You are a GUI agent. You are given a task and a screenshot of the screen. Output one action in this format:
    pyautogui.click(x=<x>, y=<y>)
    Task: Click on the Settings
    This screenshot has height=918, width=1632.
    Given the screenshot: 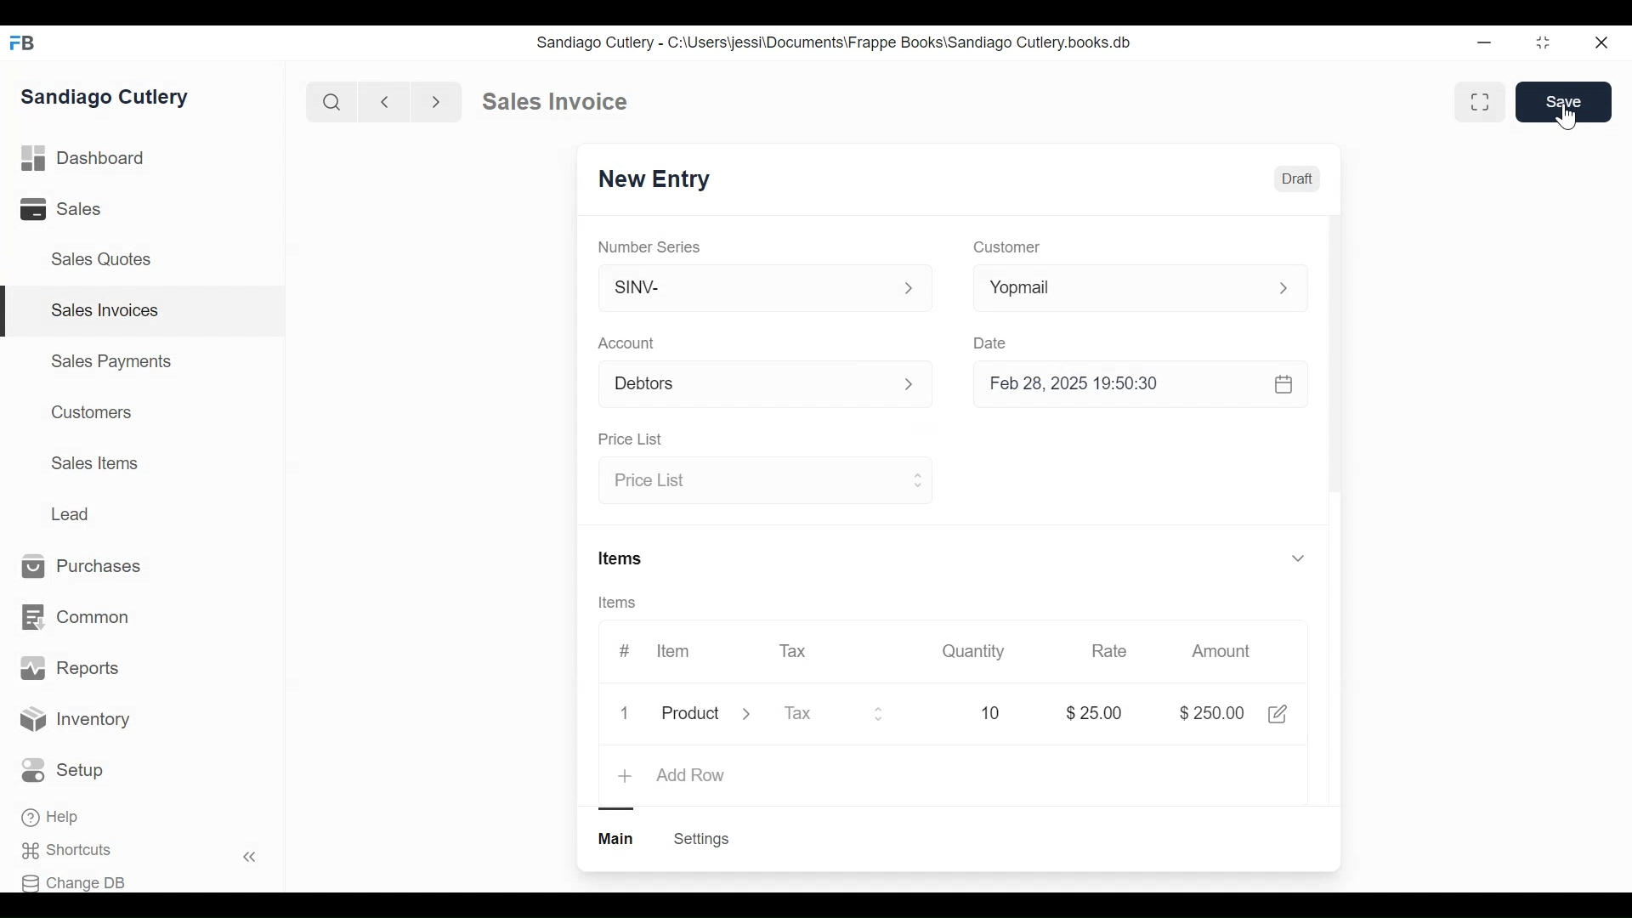 What is the action you would take?
    pyautogui.click(x=704, y=839)
    